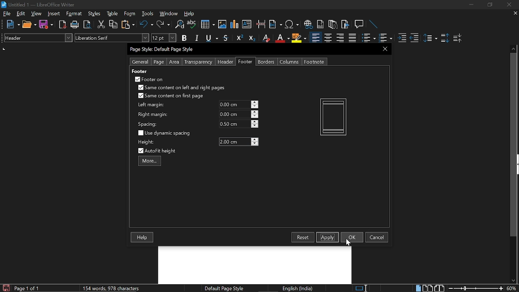 This screenshot has width=519, height=292. I want to click on Edit, so click(21, 13).